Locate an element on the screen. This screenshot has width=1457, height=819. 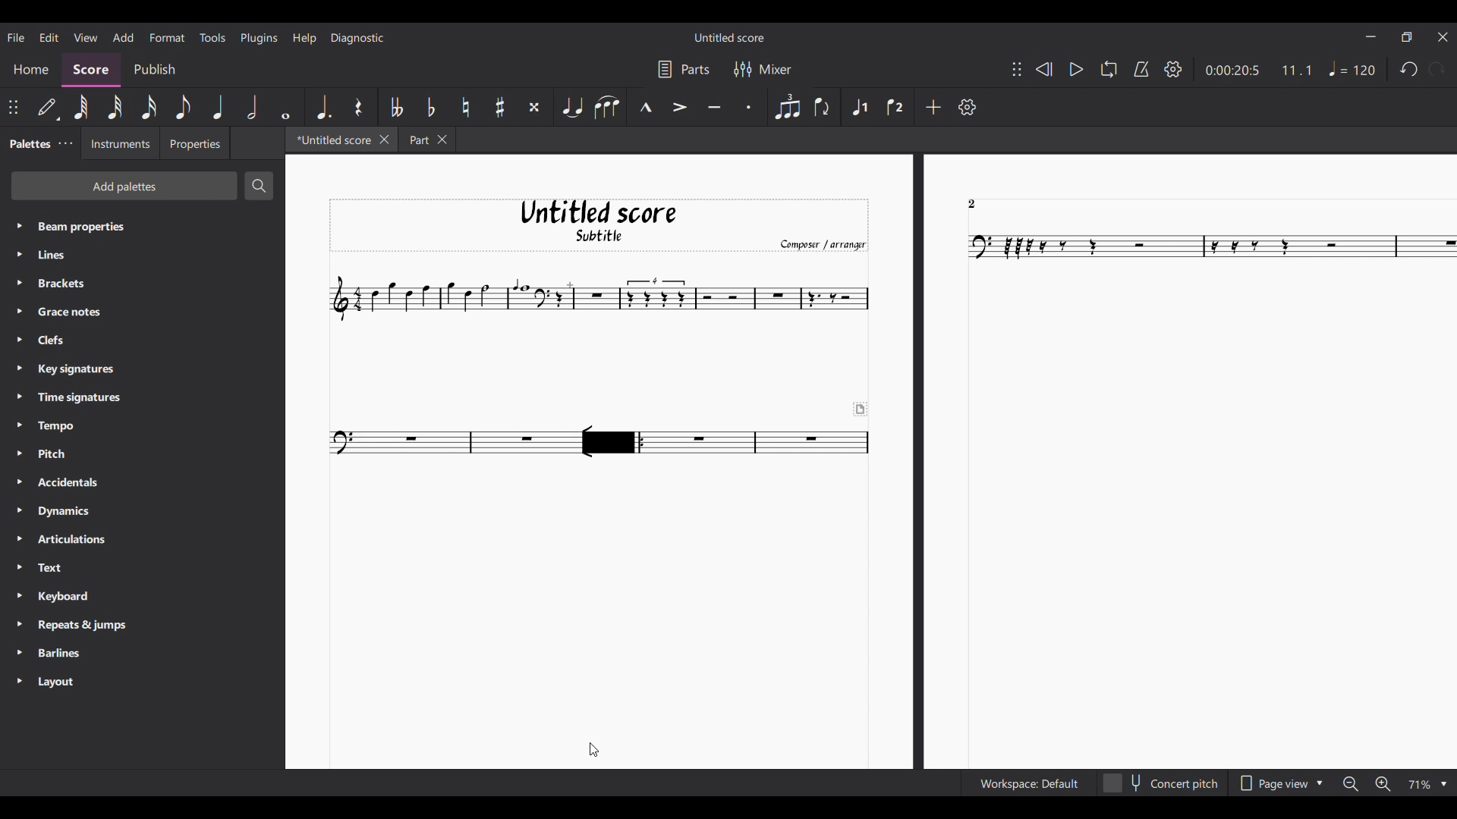
Diagnostic menu is located at coordinates (357, 39).